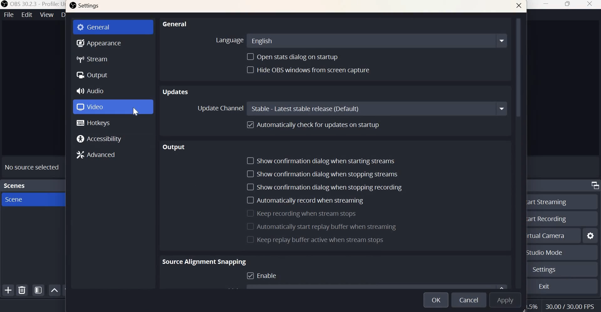 This screenshot has height=312, width=601. Describe the element at coordinates (262, 275) in the screenshot. I see `Enable` at that location.